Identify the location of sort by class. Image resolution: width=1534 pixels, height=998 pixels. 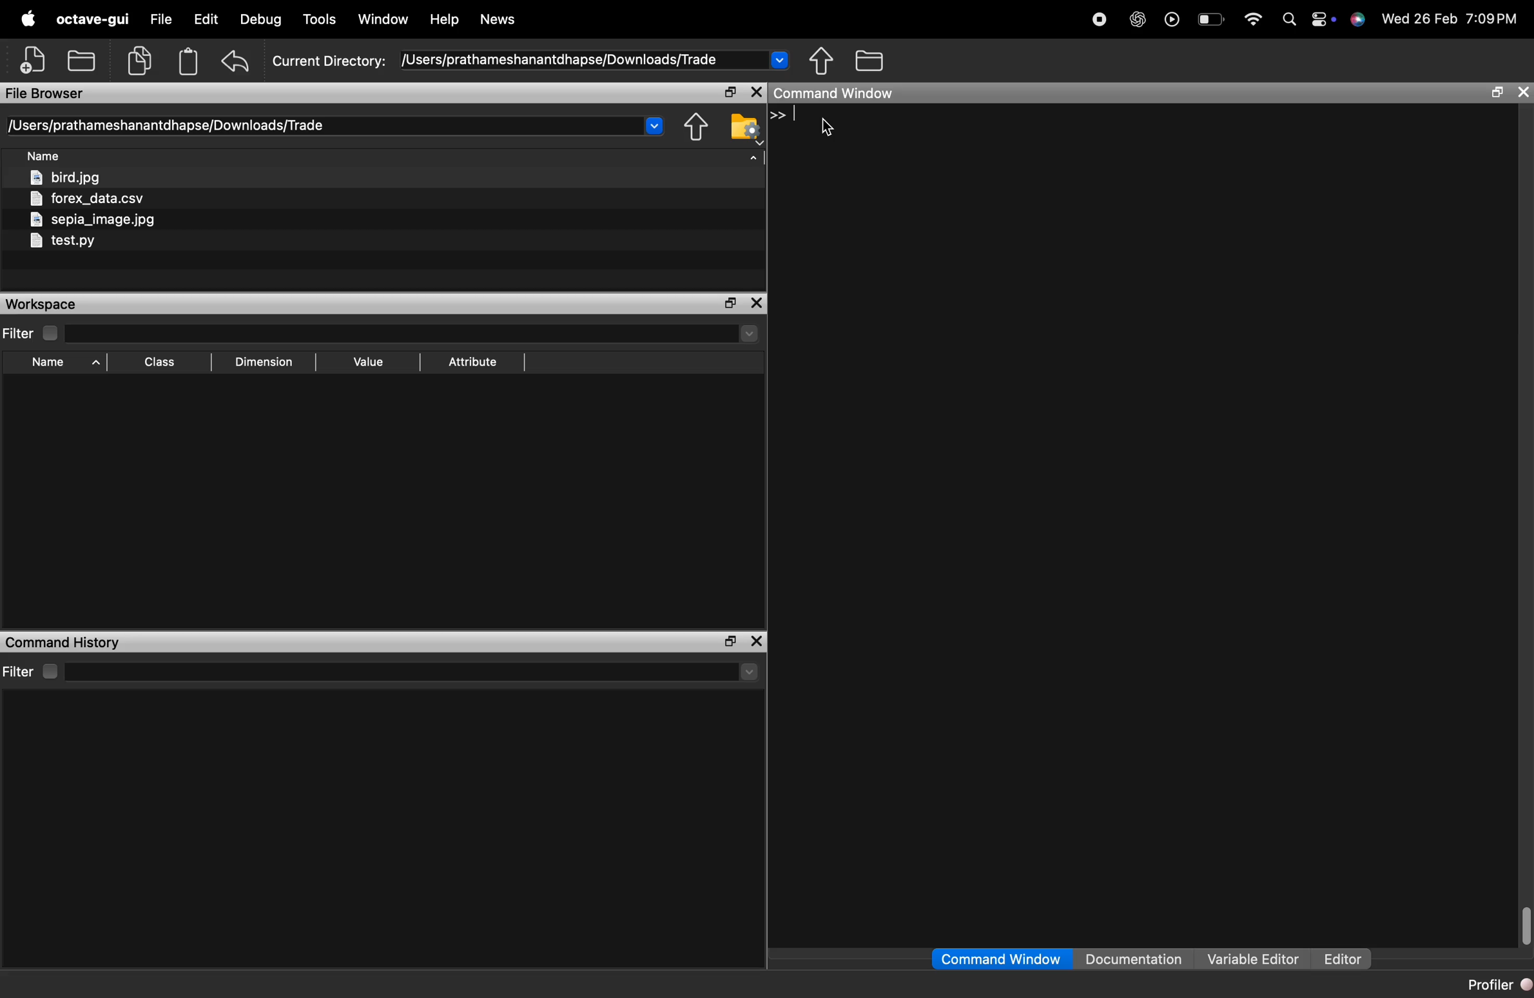
(164, 362).